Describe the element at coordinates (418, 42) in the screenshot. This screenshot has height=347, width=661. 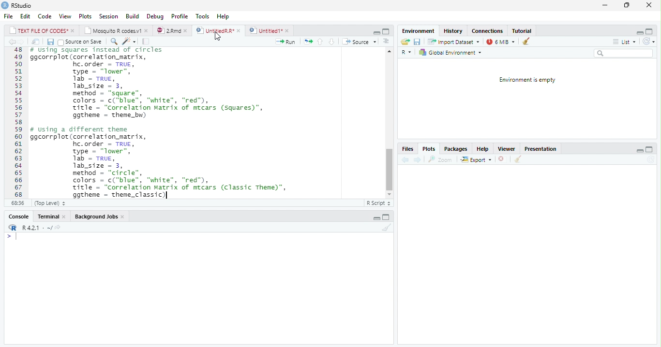
I see `save` at that location.